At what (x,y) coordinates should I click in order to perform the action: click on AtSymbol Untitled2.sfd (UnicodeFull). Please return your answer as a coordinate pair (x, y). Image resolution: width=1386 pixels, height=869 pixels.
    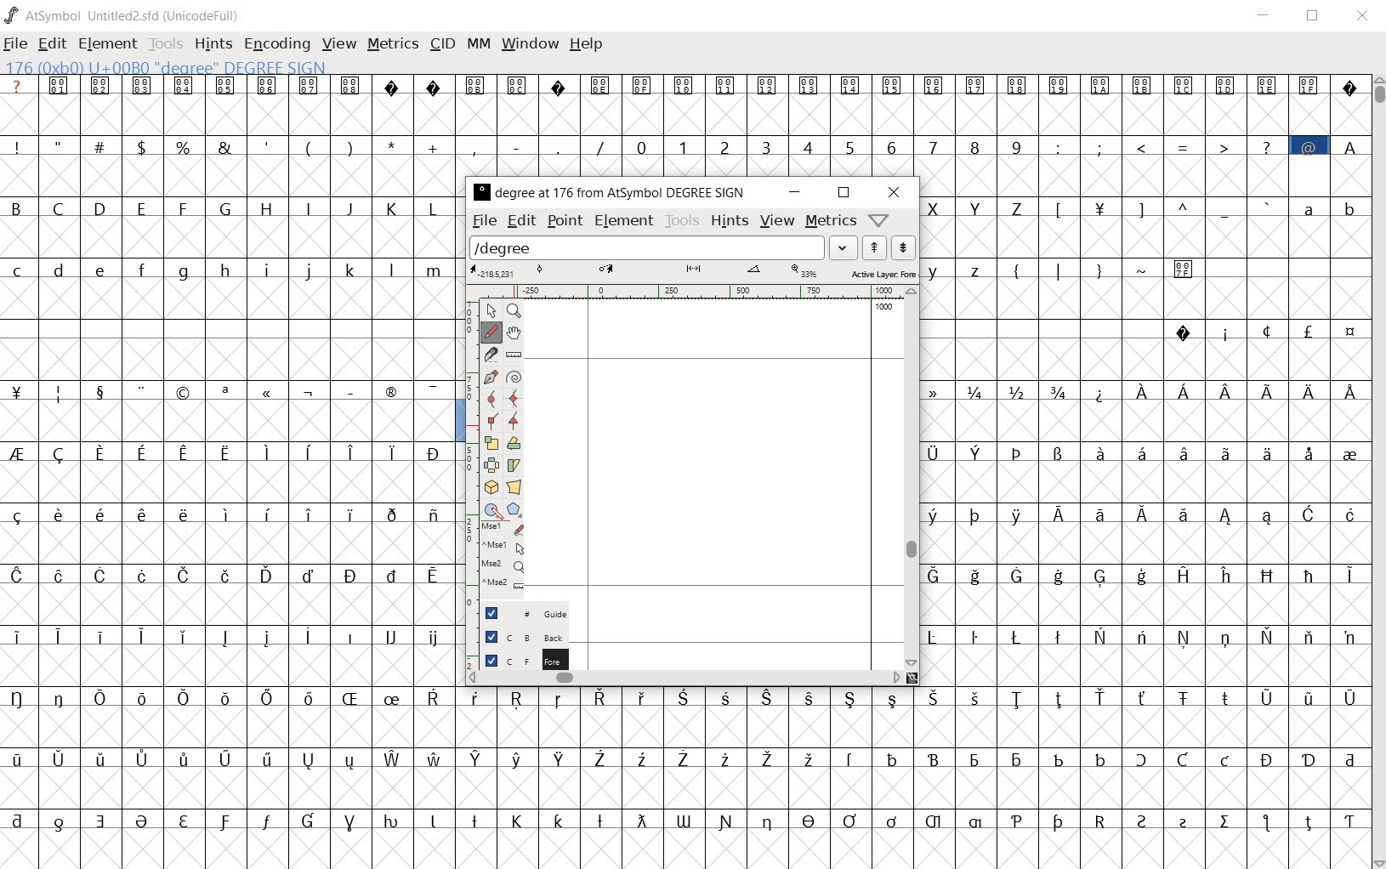
    Looking at the image, I should click on (126, 15).